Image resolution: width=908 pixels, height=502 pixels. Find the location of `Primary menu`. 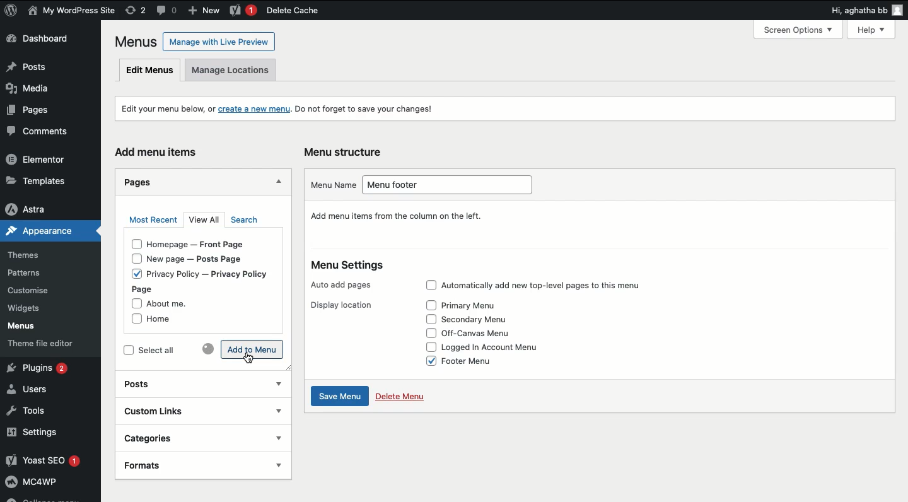

Primary menu is located at coordinates (475, 305).